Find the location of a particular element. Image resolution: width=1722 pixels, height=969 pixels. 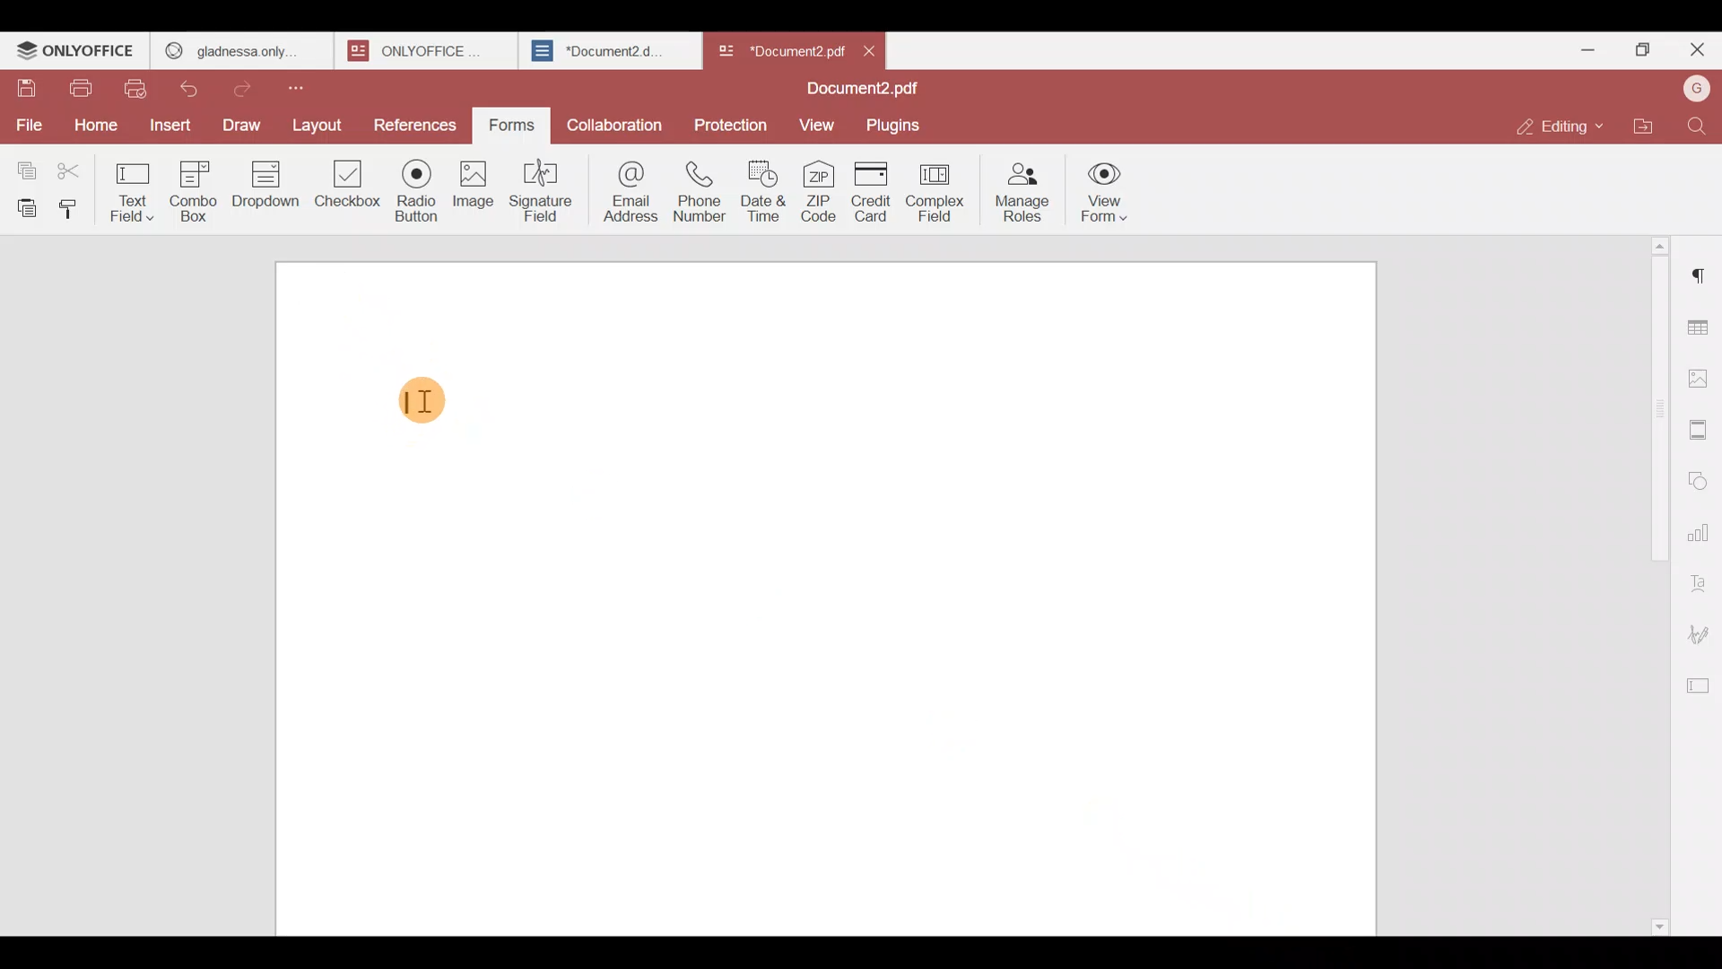

Chart settings is located at coordinates (1700, 533).